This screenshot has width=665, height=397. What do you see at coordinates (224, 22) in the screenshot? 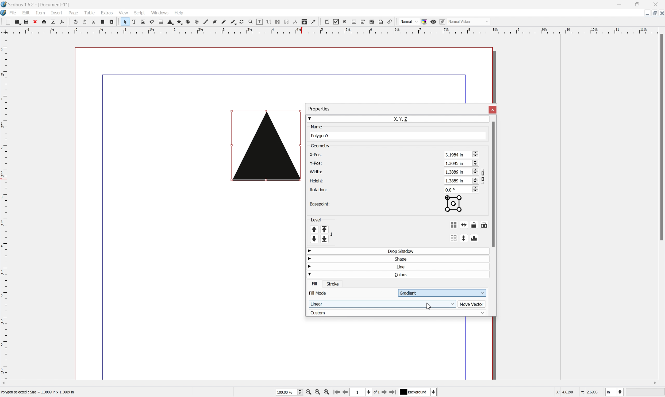
I see `Freehand line` at bounding box center [224, 22].